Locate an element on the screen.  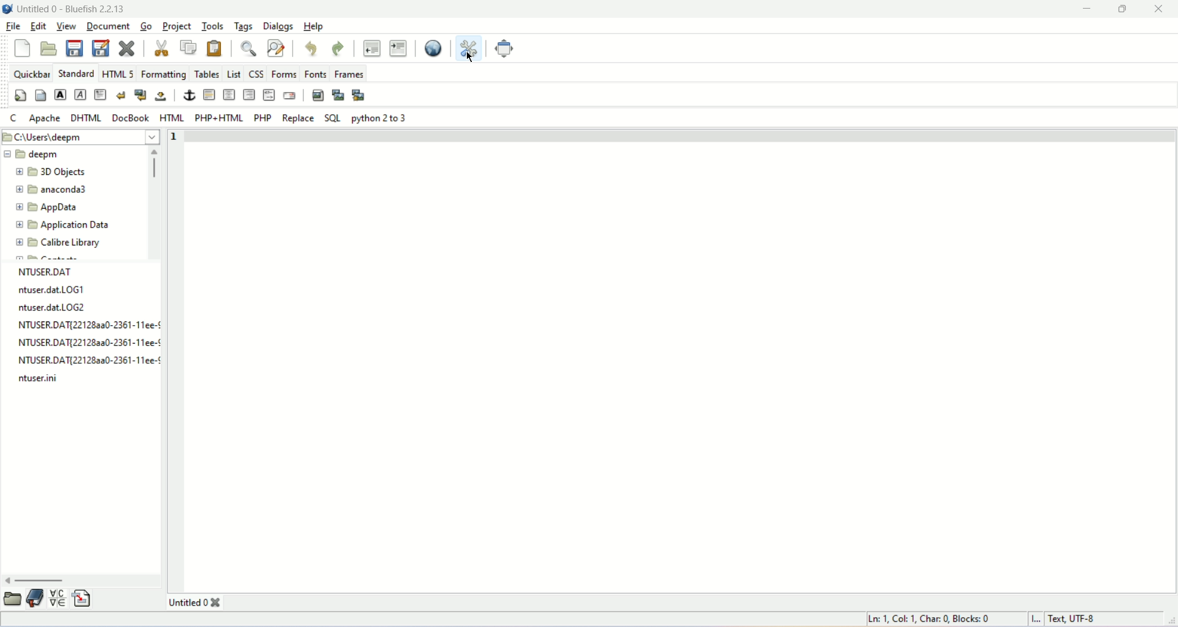
STANDARD is located at coordinates (75, 72).